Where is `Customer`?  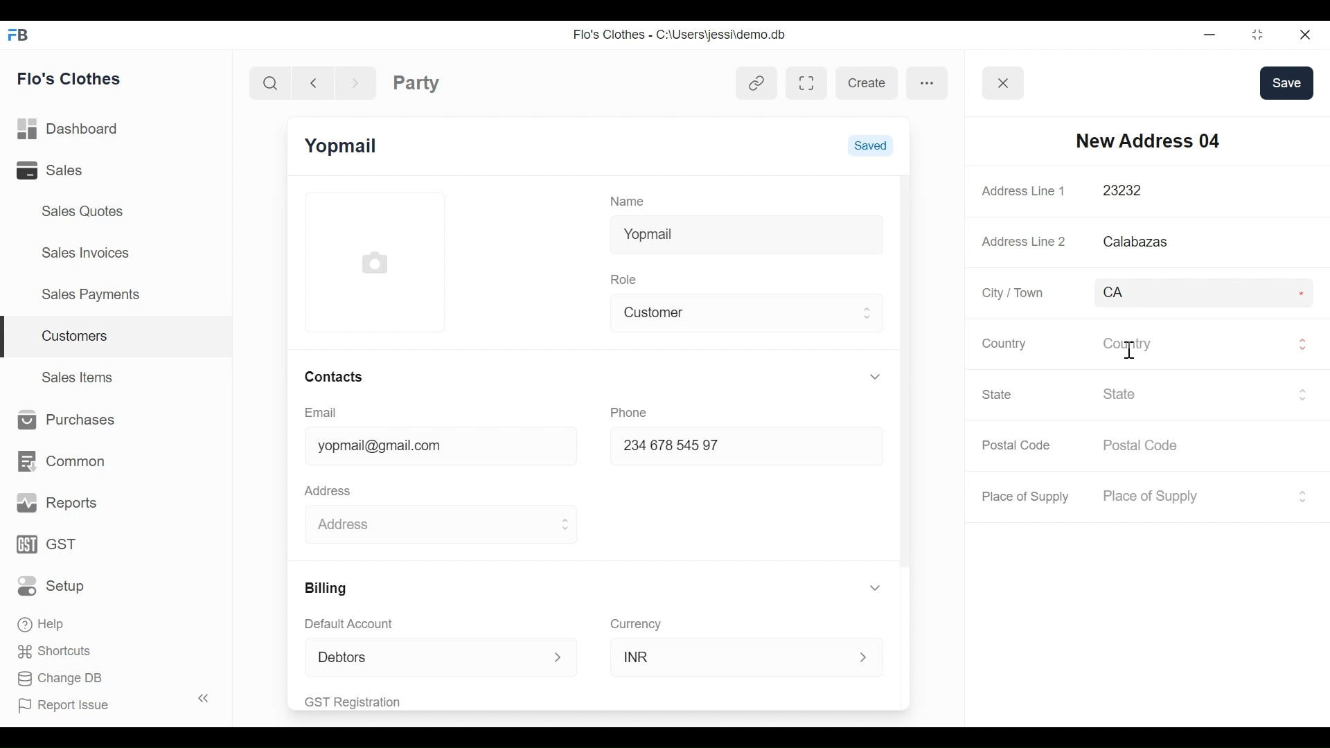
Customer is located at coordinates (736, 311).